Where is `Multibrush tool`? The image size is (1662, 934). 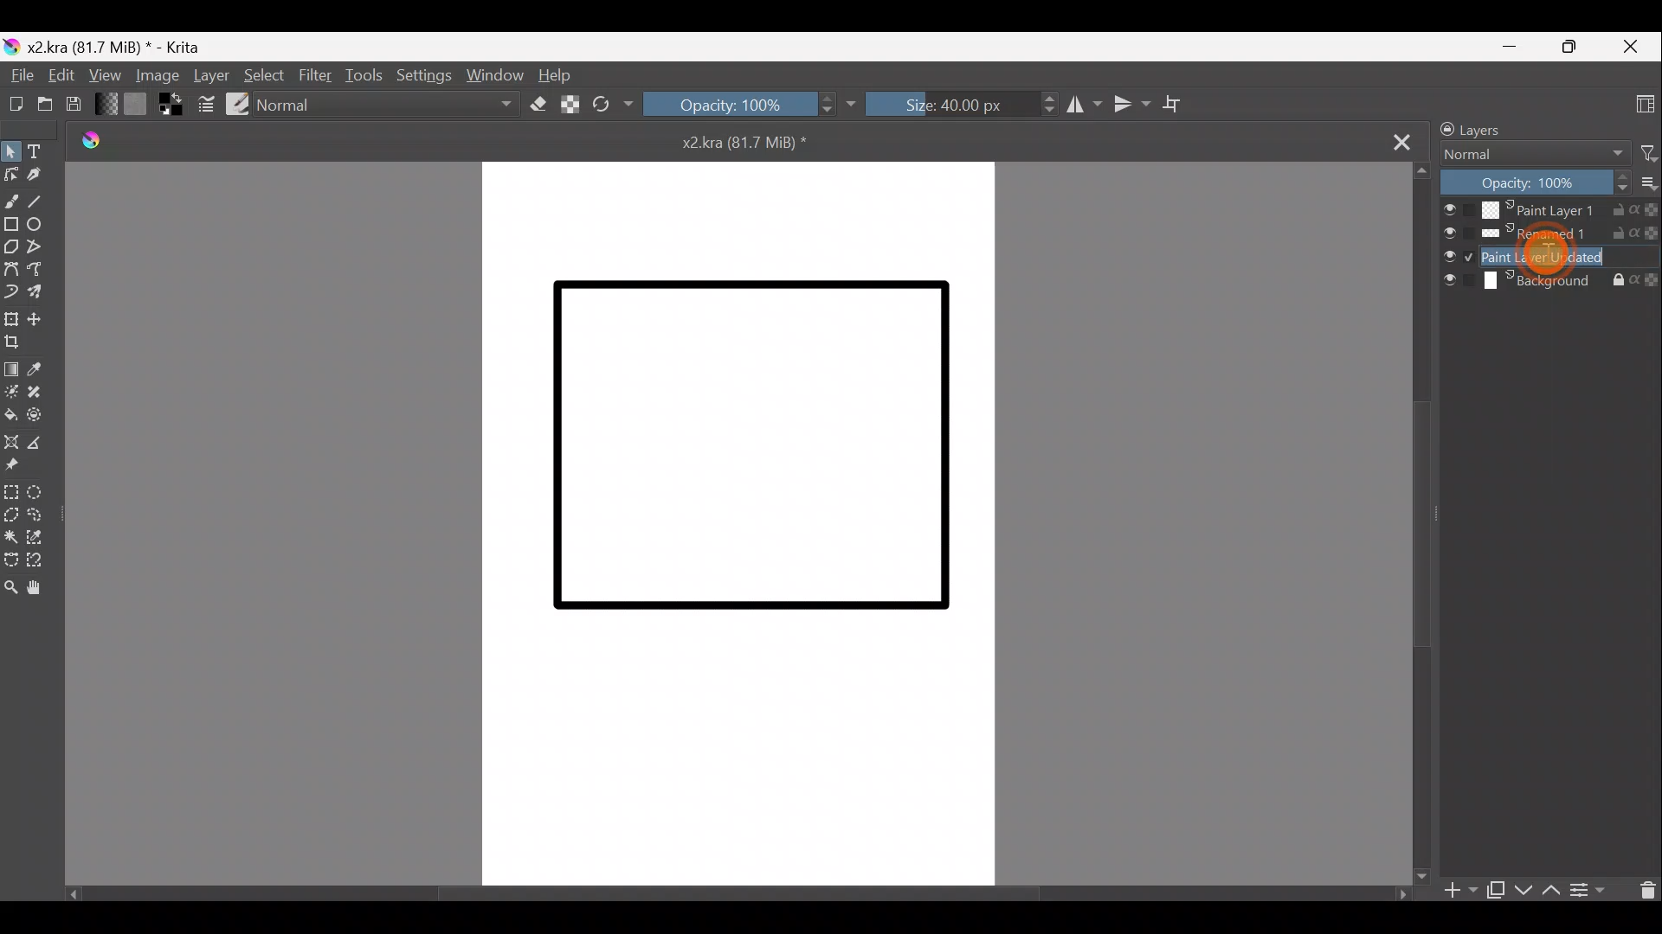 Multibrush tool is located at coordinates (43, 293).